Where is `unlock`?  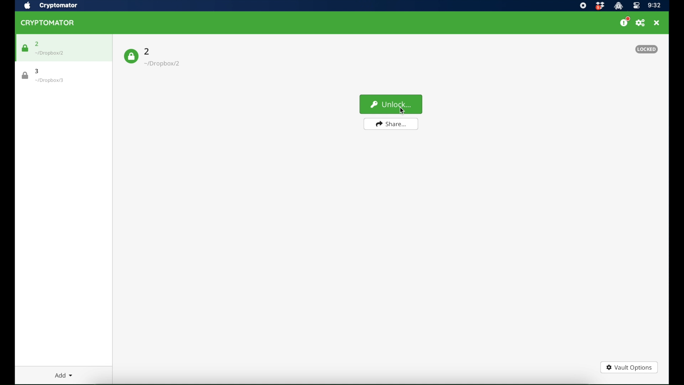
unlock is located at coordinates (391, 104).